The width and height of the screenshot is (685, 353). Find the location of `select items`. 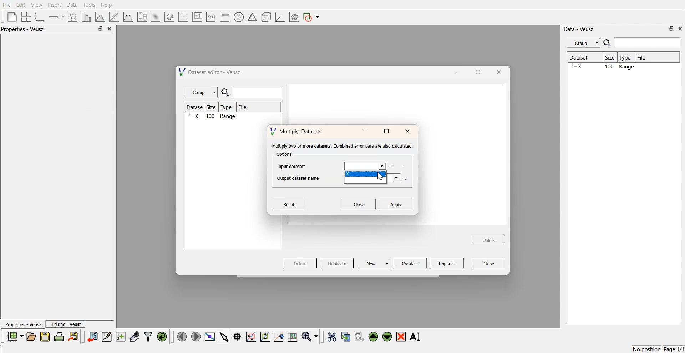

select items is located at coordinates (224, 336).